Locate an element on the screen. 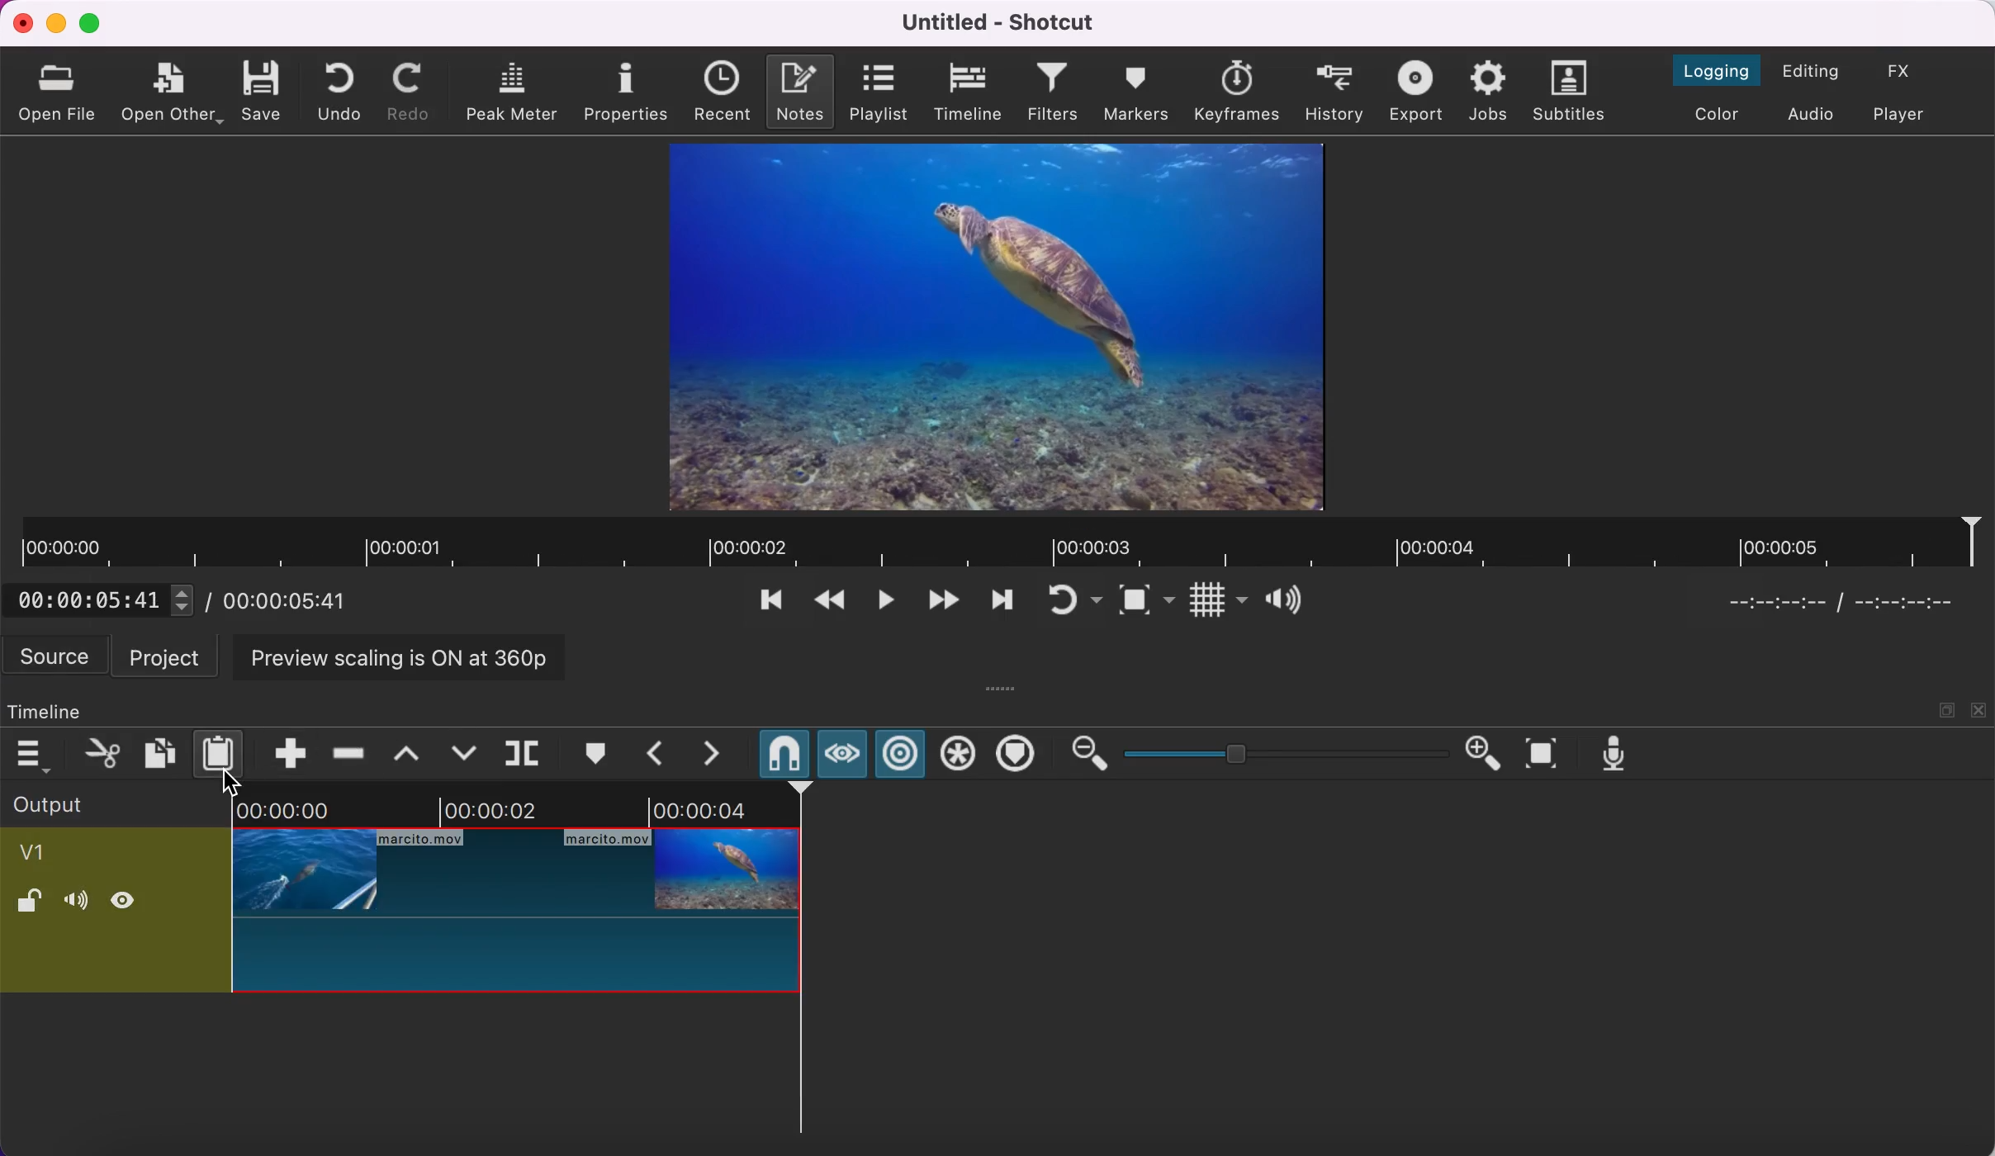 This screenshot has height=1156, width=1995. scrub while dragging is located at coordinates (842, 752).